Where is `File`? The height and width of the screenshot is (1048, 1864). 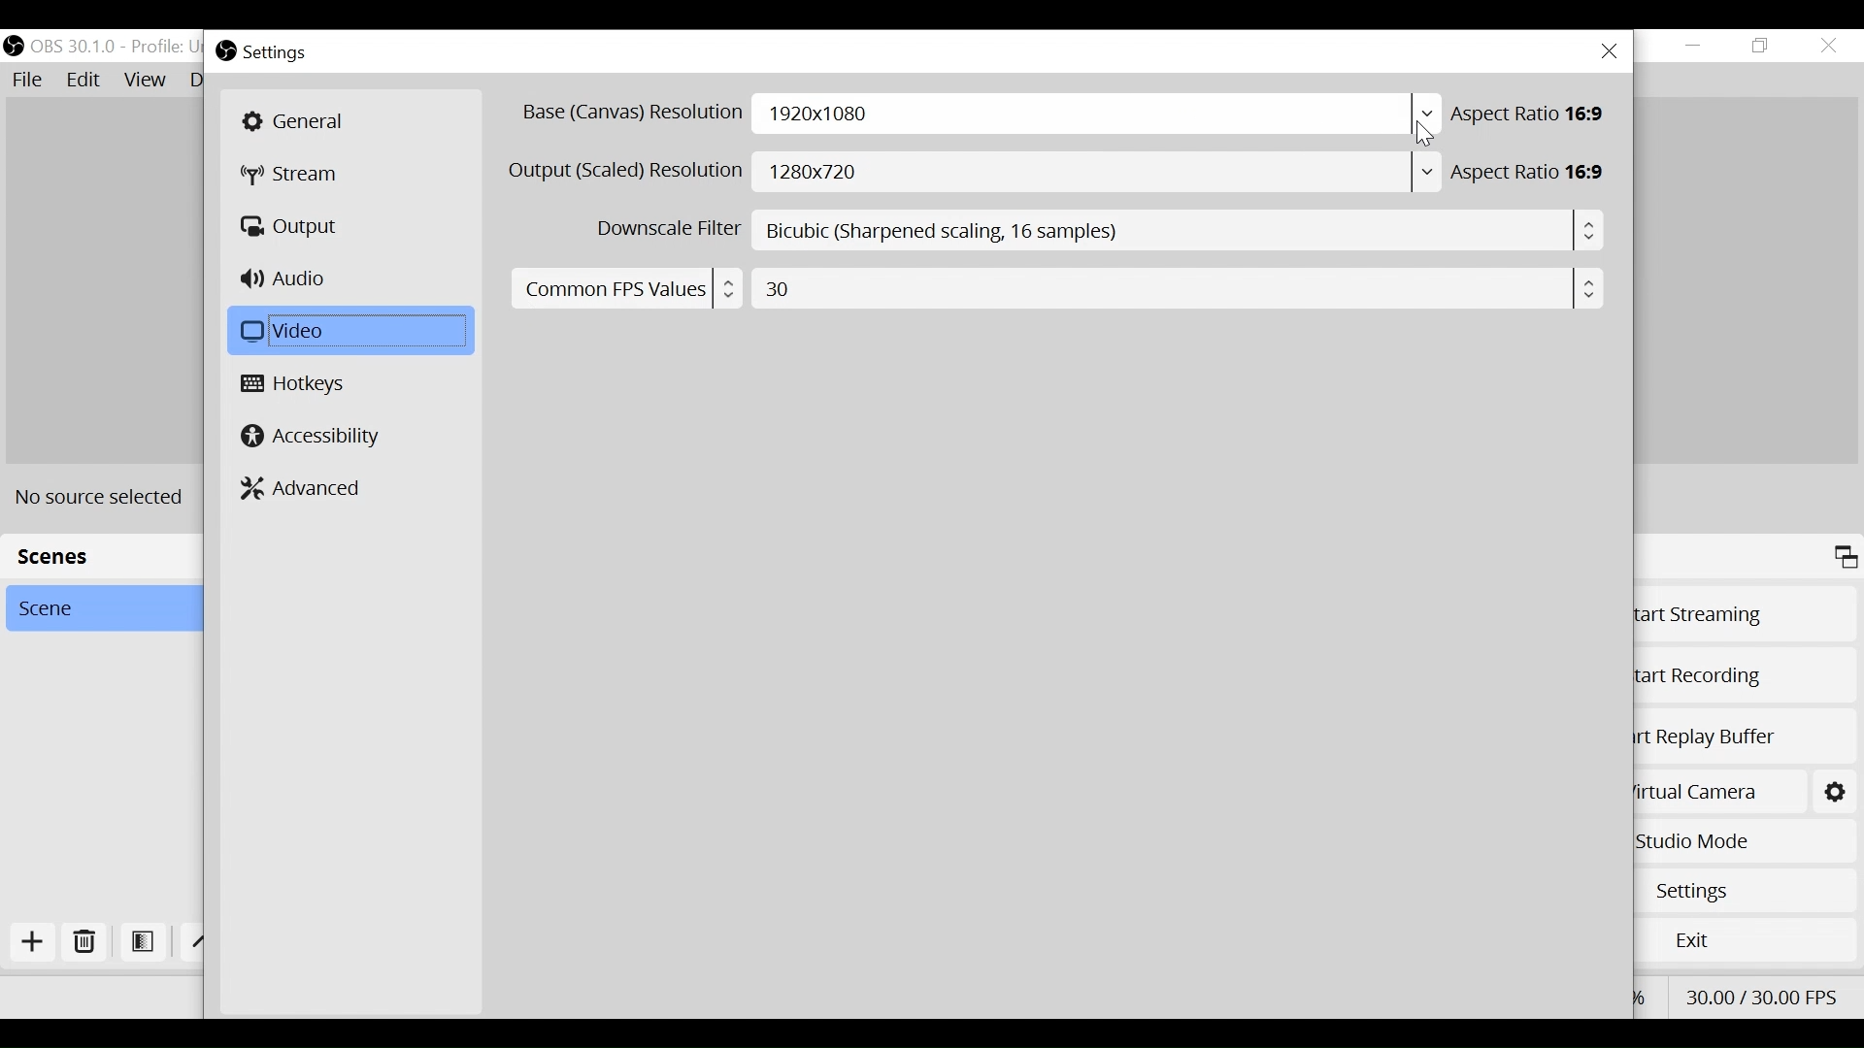 File is located at coordinates (30, 81).